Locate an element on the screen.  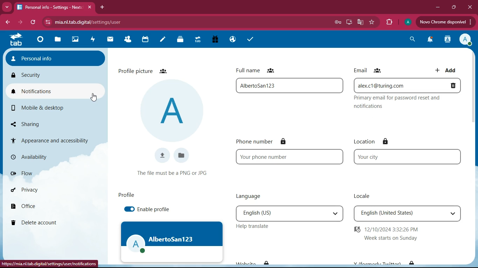
activity is located at coordinates (446, 39).